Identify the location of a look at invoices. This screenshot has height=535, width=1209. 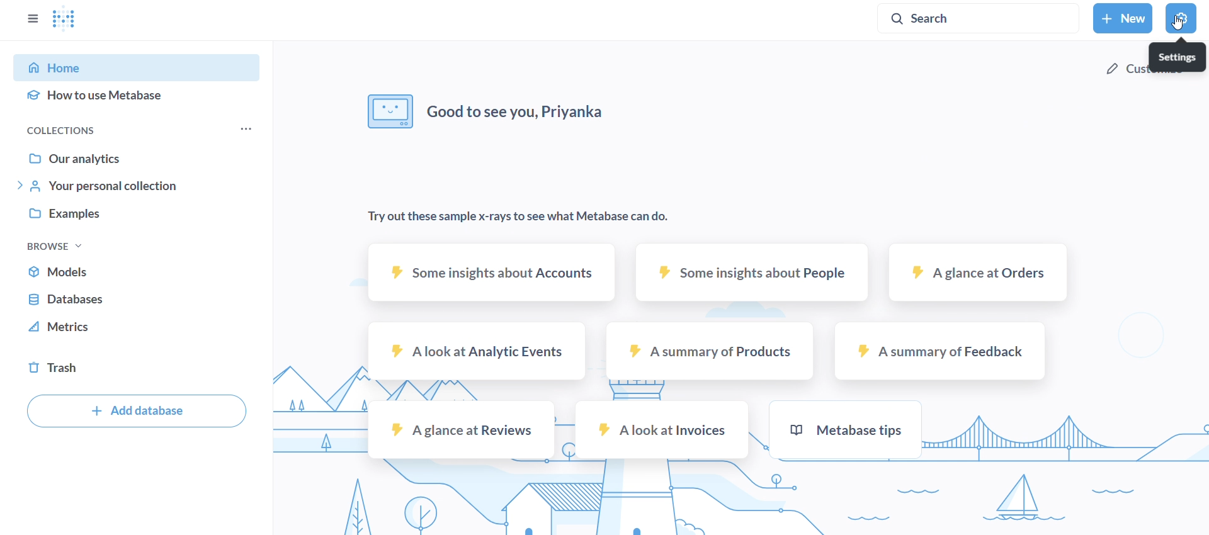
(661, 431).